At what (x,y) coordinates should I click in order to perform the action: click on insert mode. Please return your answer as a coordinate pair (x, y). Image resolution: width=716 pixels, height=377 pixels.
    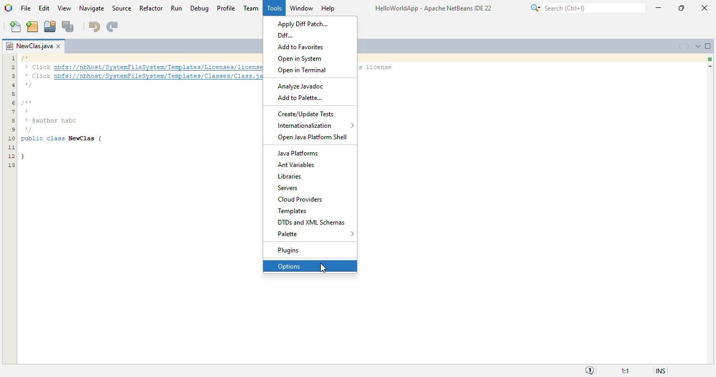
    Looking at the image, I should click on (660, 371).